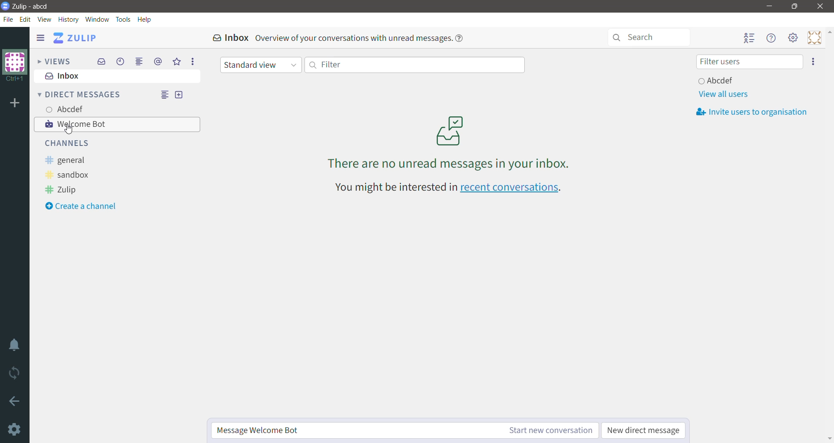  I want to click on general, so click(63, 161).